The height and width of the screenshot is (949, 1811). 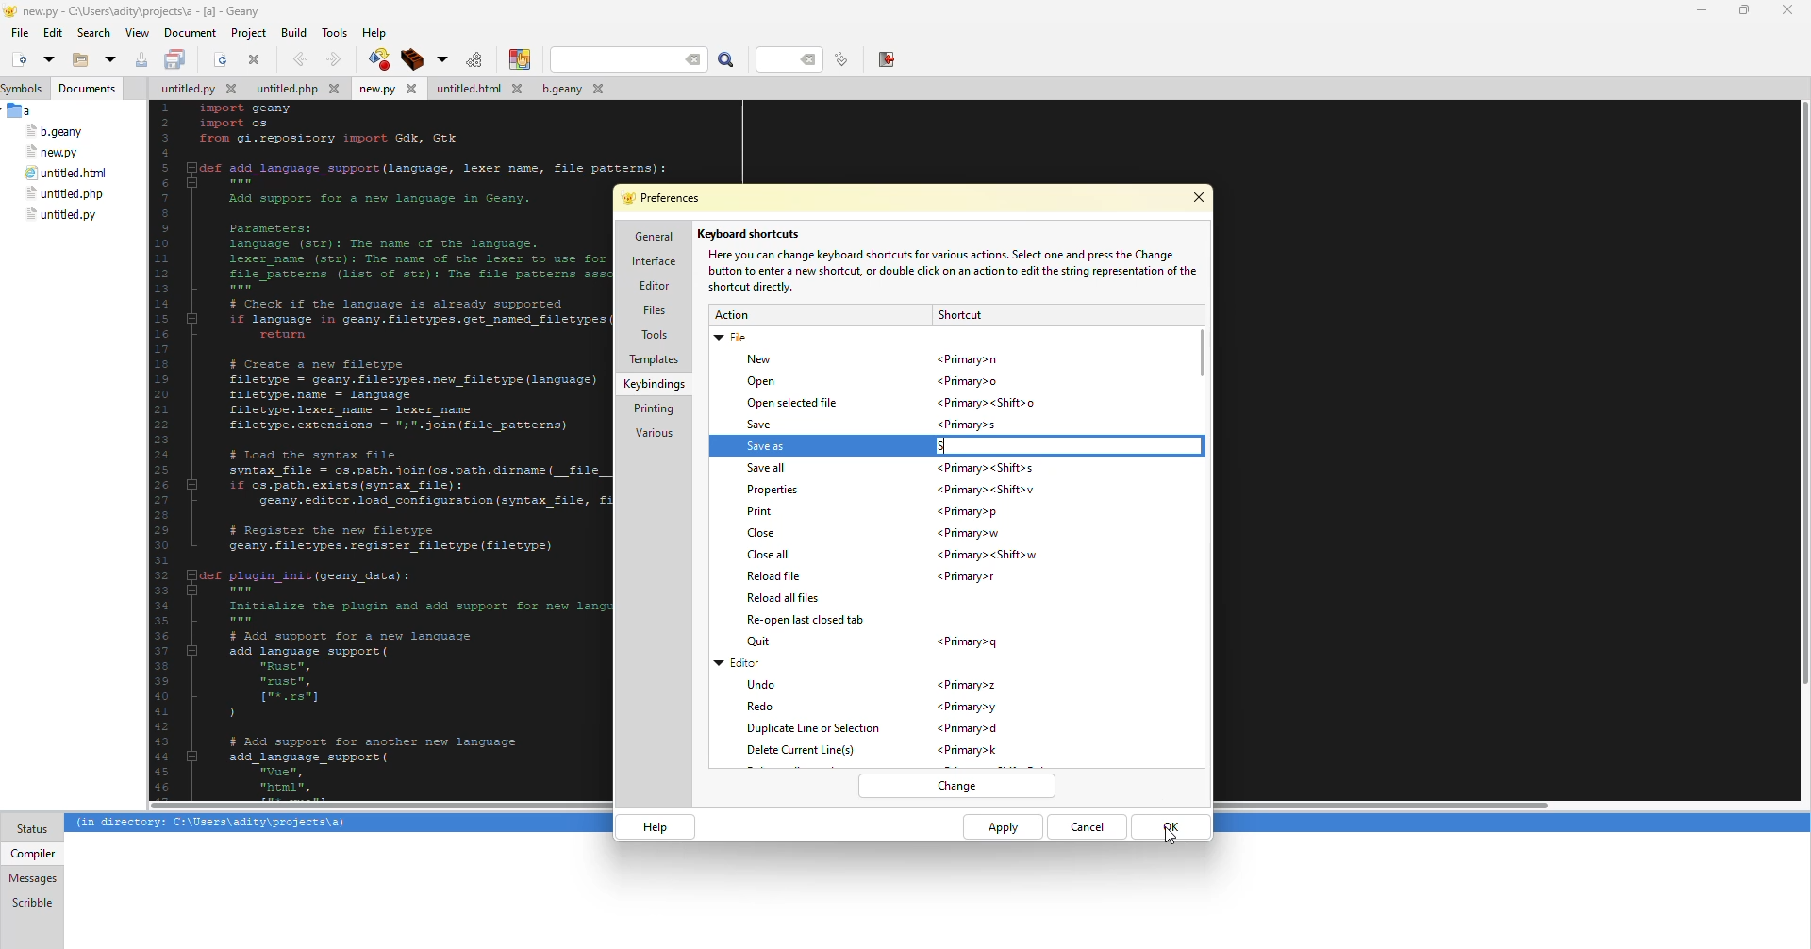 I want to click on run, so click(x=472, y=59).